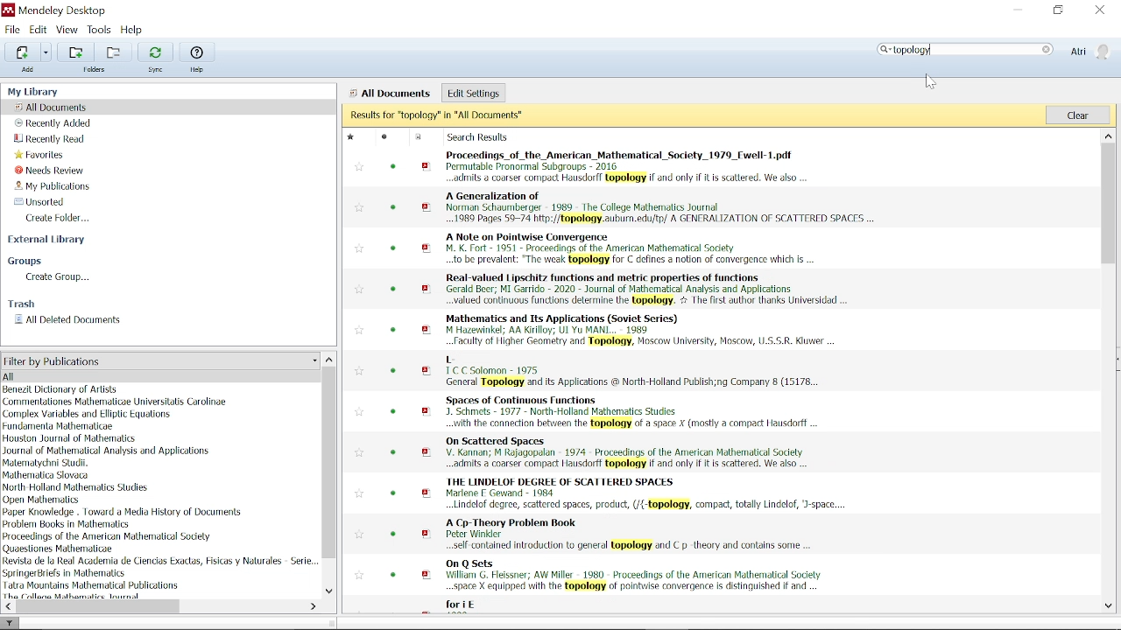  Describe the element at coordinates (49, 241) in the screenshot. I see `External Library` at that location.